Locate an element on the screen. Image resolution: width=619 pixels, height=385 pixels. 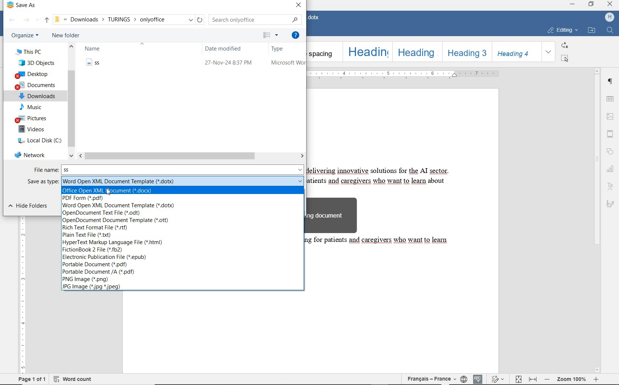
DATE MODIFIED is located at coordinates (228, 49).